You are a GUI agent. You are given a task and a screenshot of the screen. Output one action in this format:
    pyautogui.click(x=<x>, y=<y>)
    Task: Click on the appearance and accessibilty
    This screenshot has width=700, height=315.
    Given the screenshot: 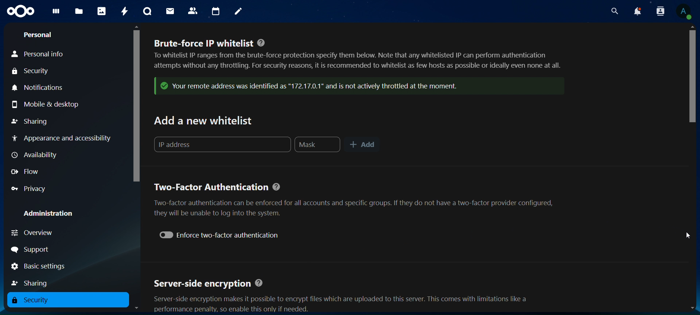 What is the action you would take?
    pyautogui.click(x=63, y=138)
    